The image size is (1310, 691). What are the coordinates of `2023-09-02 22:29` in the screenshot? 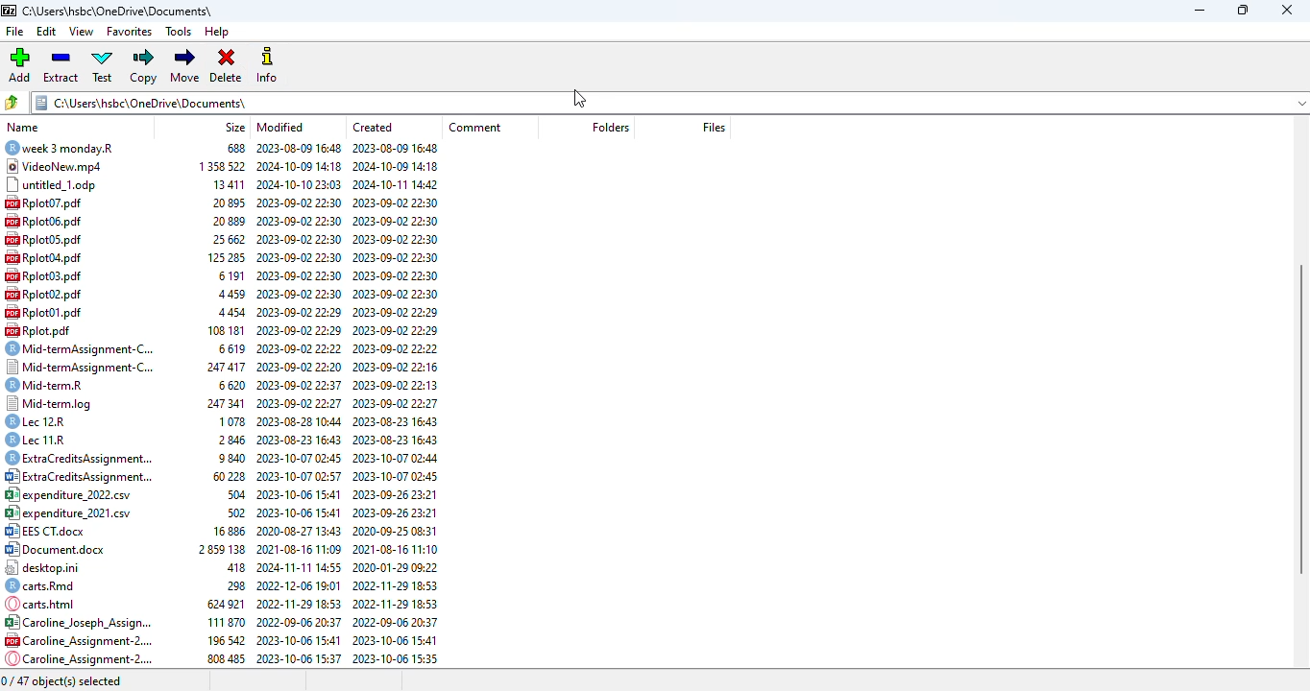 It's located at (395, 311).